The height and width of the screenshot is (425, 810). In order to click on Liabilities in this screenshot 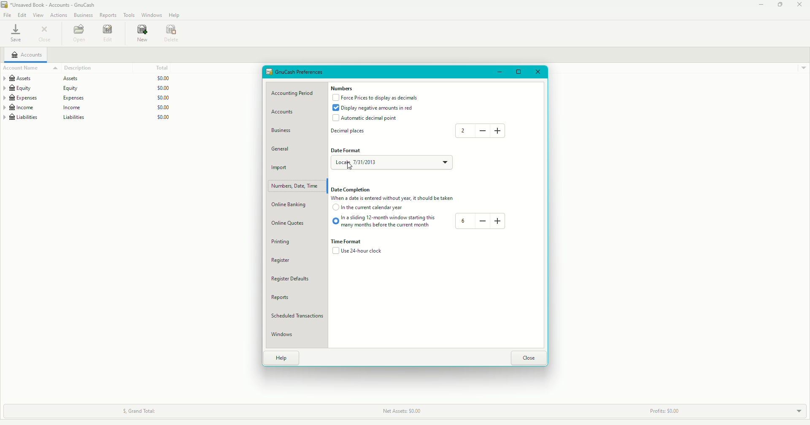, I will do `click(87, 118)`.